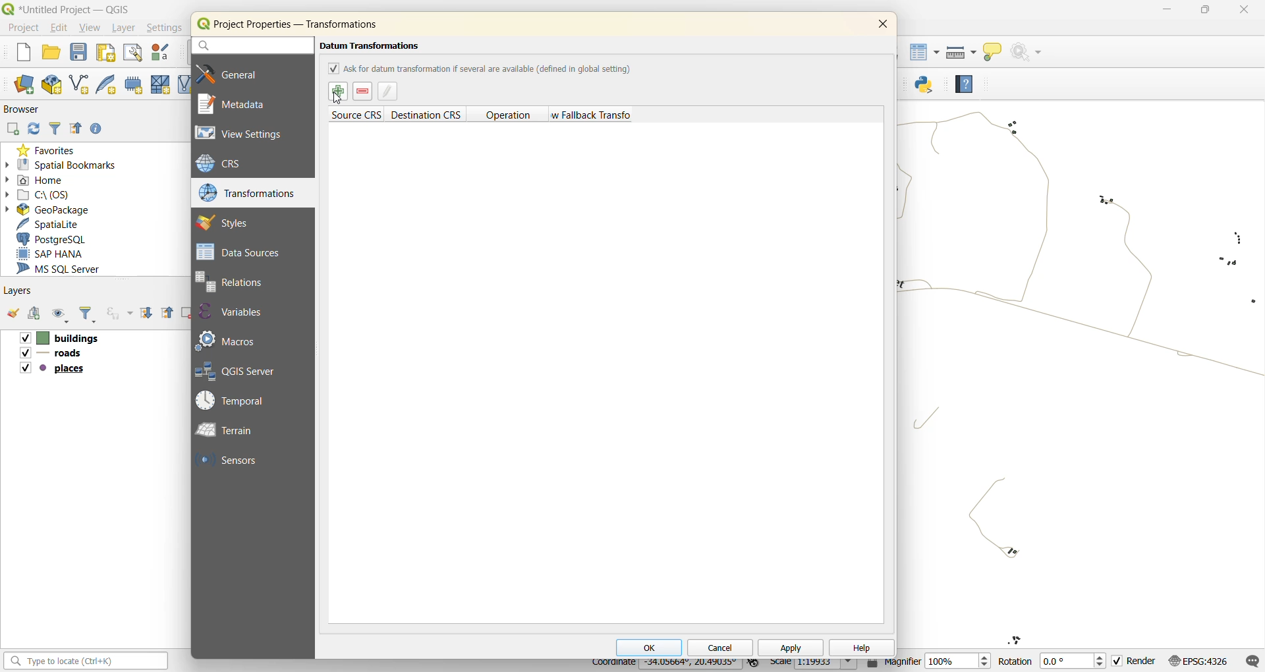  I want to click on apply, so click(792, 648).